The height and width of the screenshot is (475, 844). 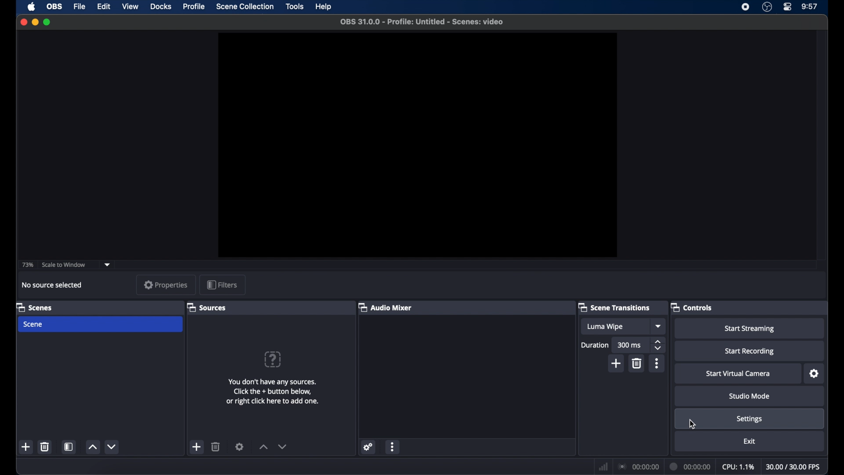 I want to click on fps, so click(x=793, y=467).